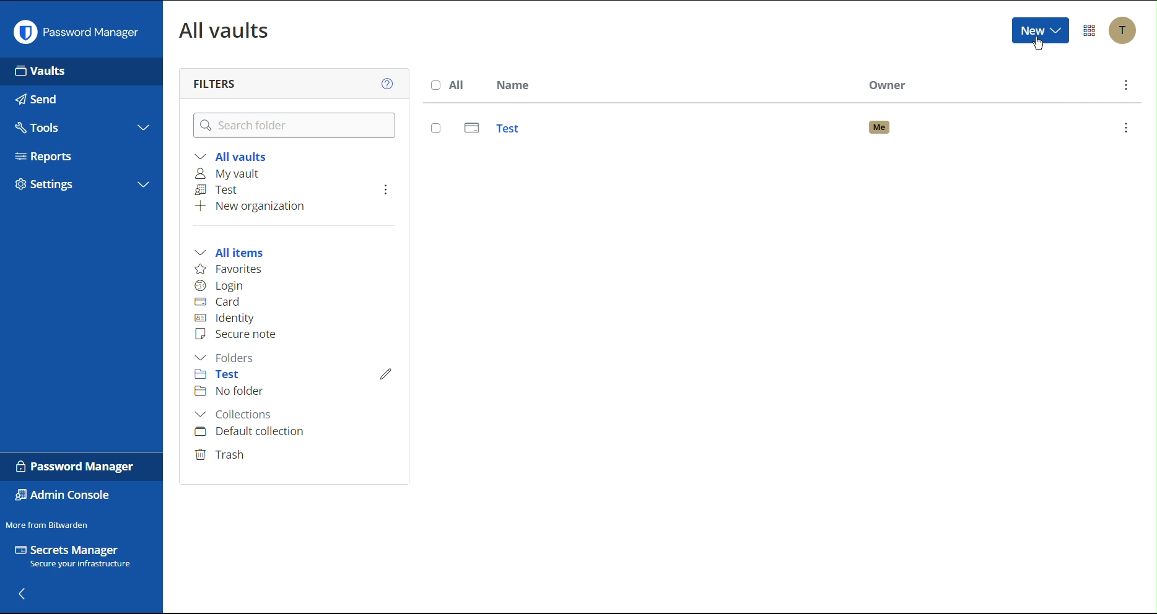 The height and width of the screenshot is (614, 1157). Describe the element at coordinates (49, 522) in the screenshot. I see `More from Bitwarden` at that location.